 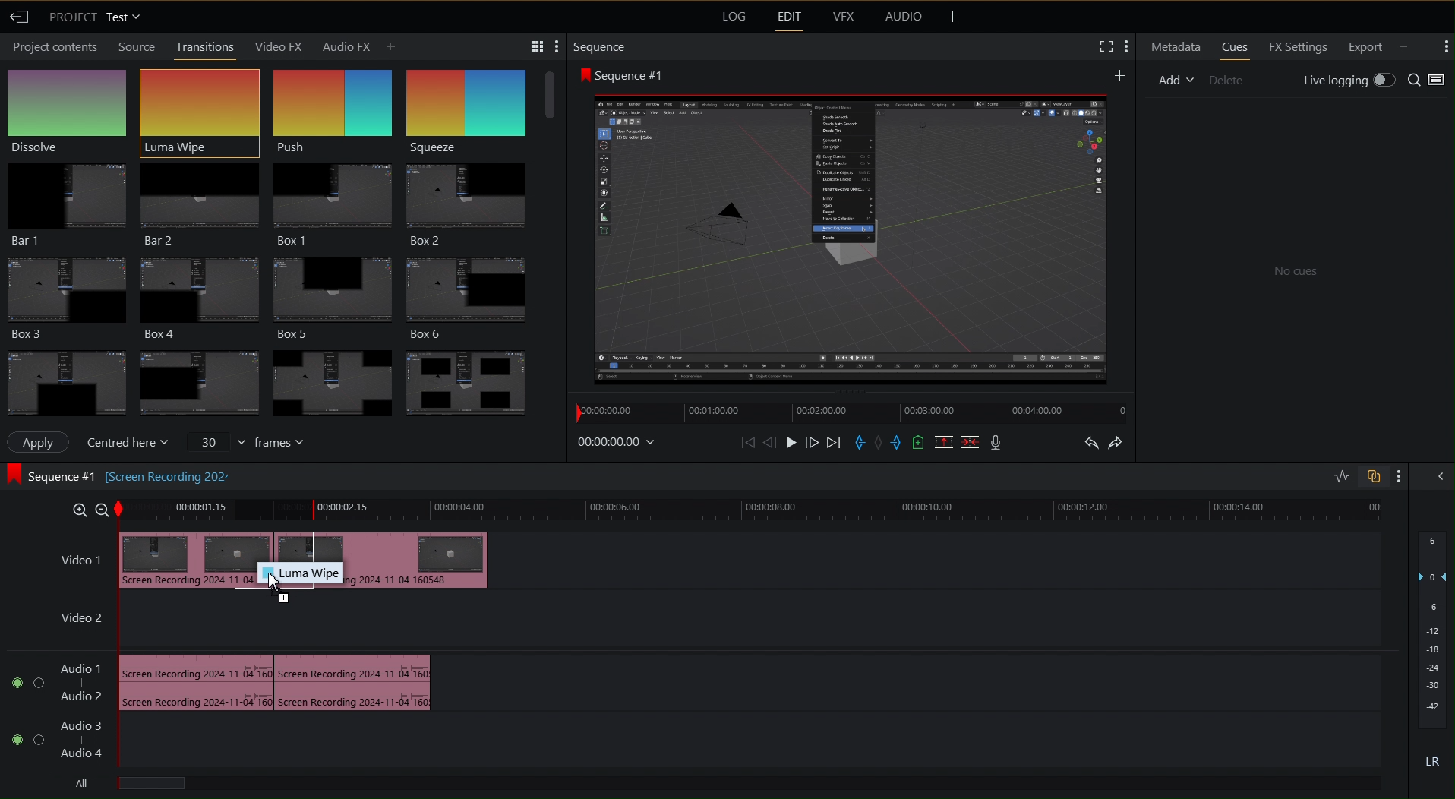 I want to click on Box 4, so click(x=198, y=295).